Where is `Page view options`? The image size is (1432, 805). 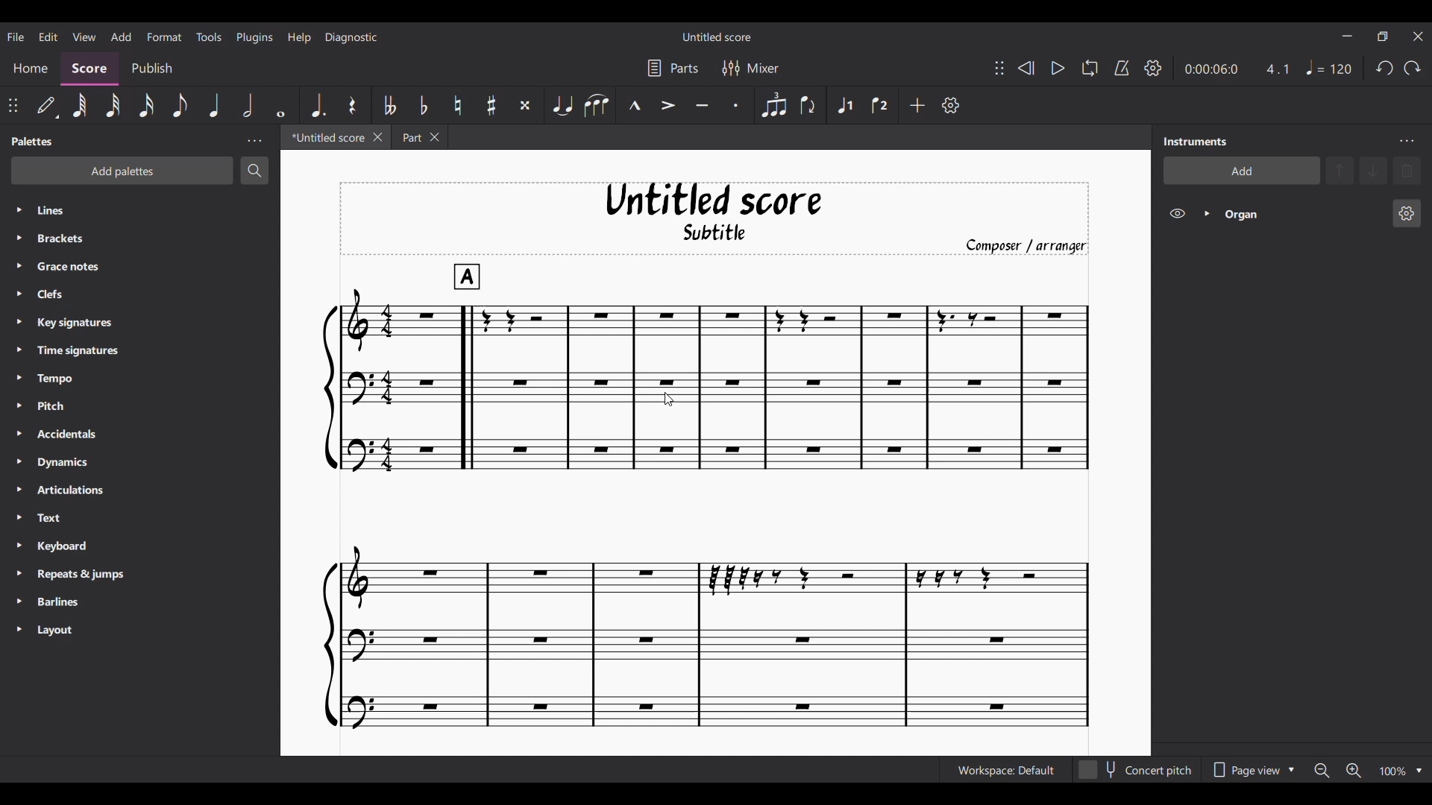 Page view options is located at coordinates (1251, 770).